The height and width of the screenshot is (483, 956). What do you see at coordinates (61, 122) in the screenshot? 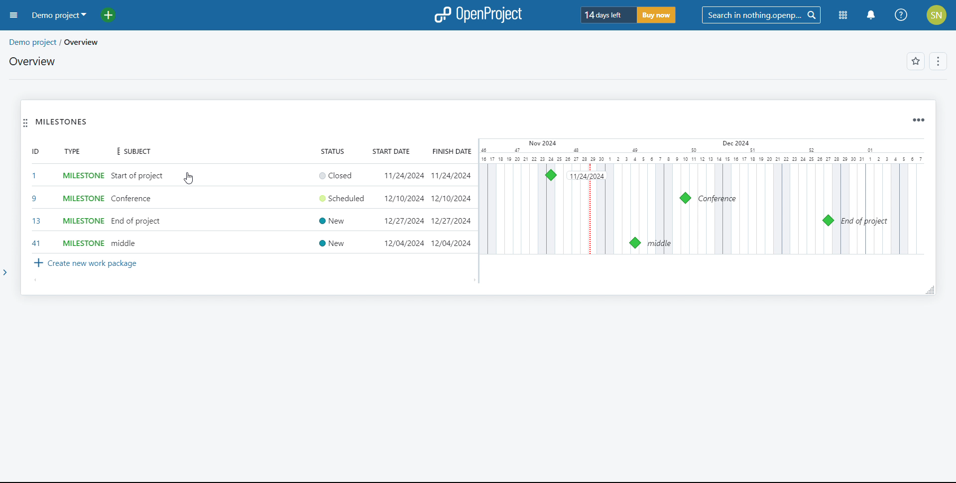
I see `milestones` at bounding box center [61, 122].